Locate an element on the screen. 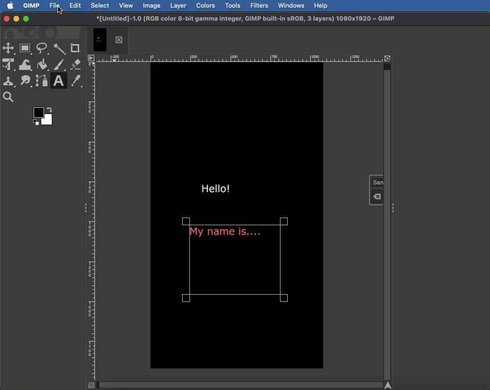 Image resolution: width=490 pixels, height=390 pixels. Fill color is located at coordinates (42, 64).